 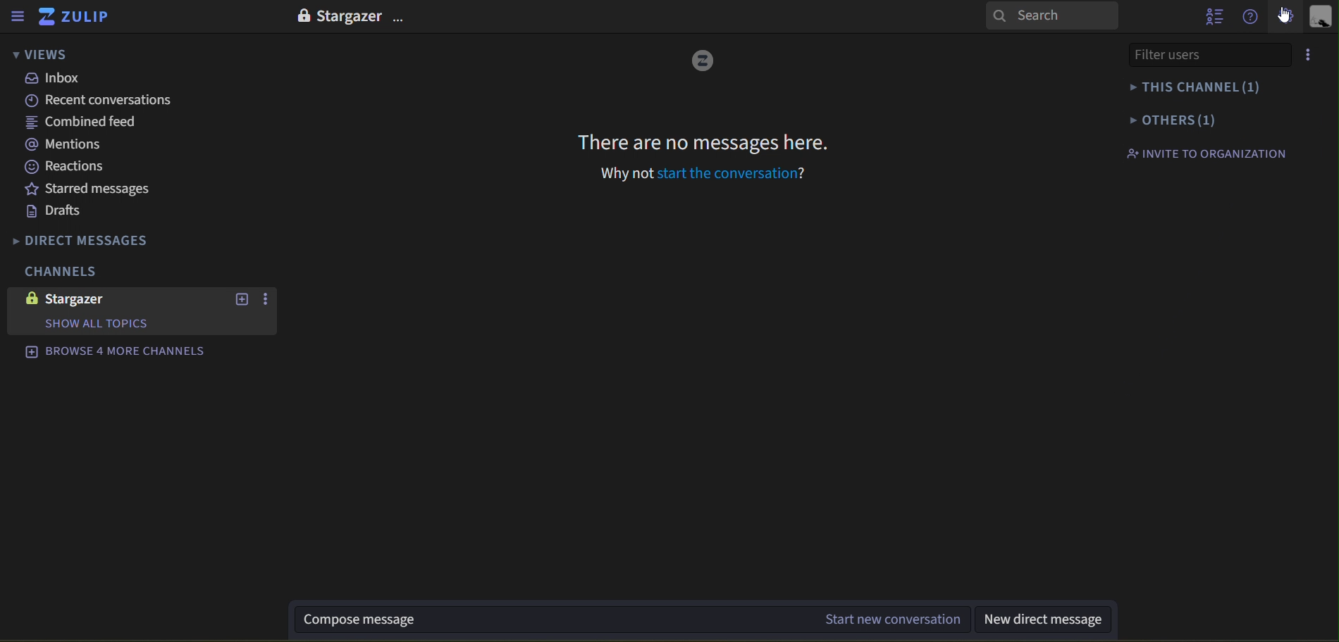 What do you see at coordinates (242, 299) in the screenshot?
I see `new options` at bounding box center [242, 299].